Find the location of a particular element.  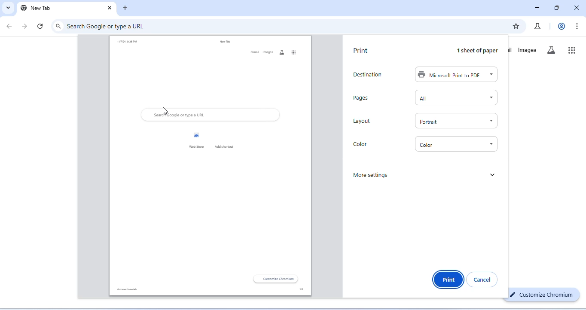

images is located at coordinates (528, 50).